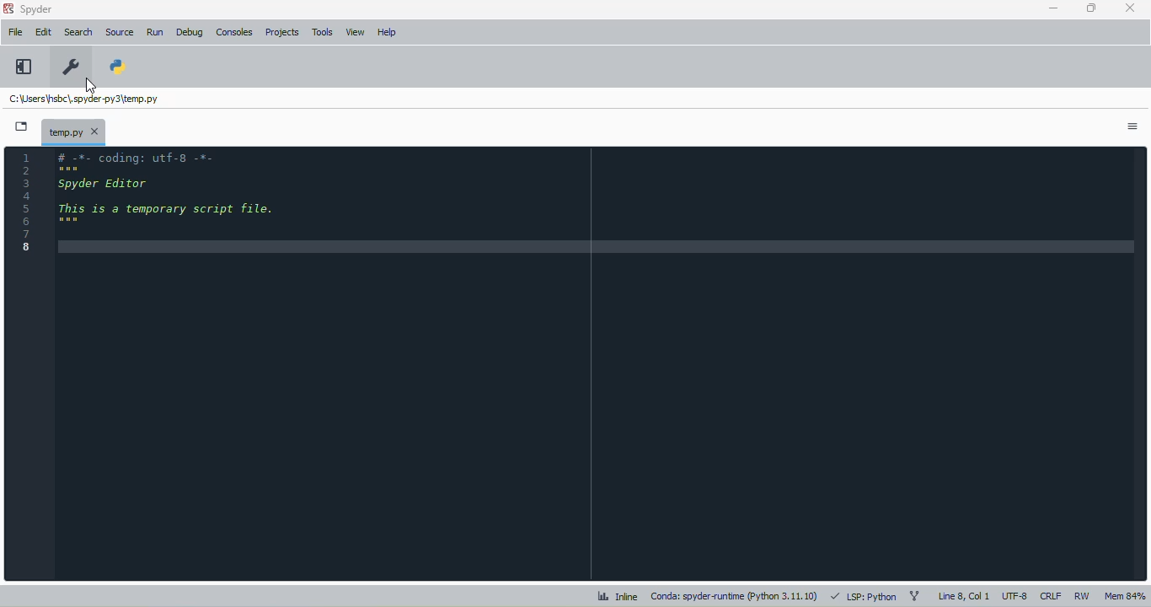 The width and height of the screenshot is (1151, 607). What do you see at coordinates (155, 32) in the screenshot?
I see `run` at bounding box center [155, 32].